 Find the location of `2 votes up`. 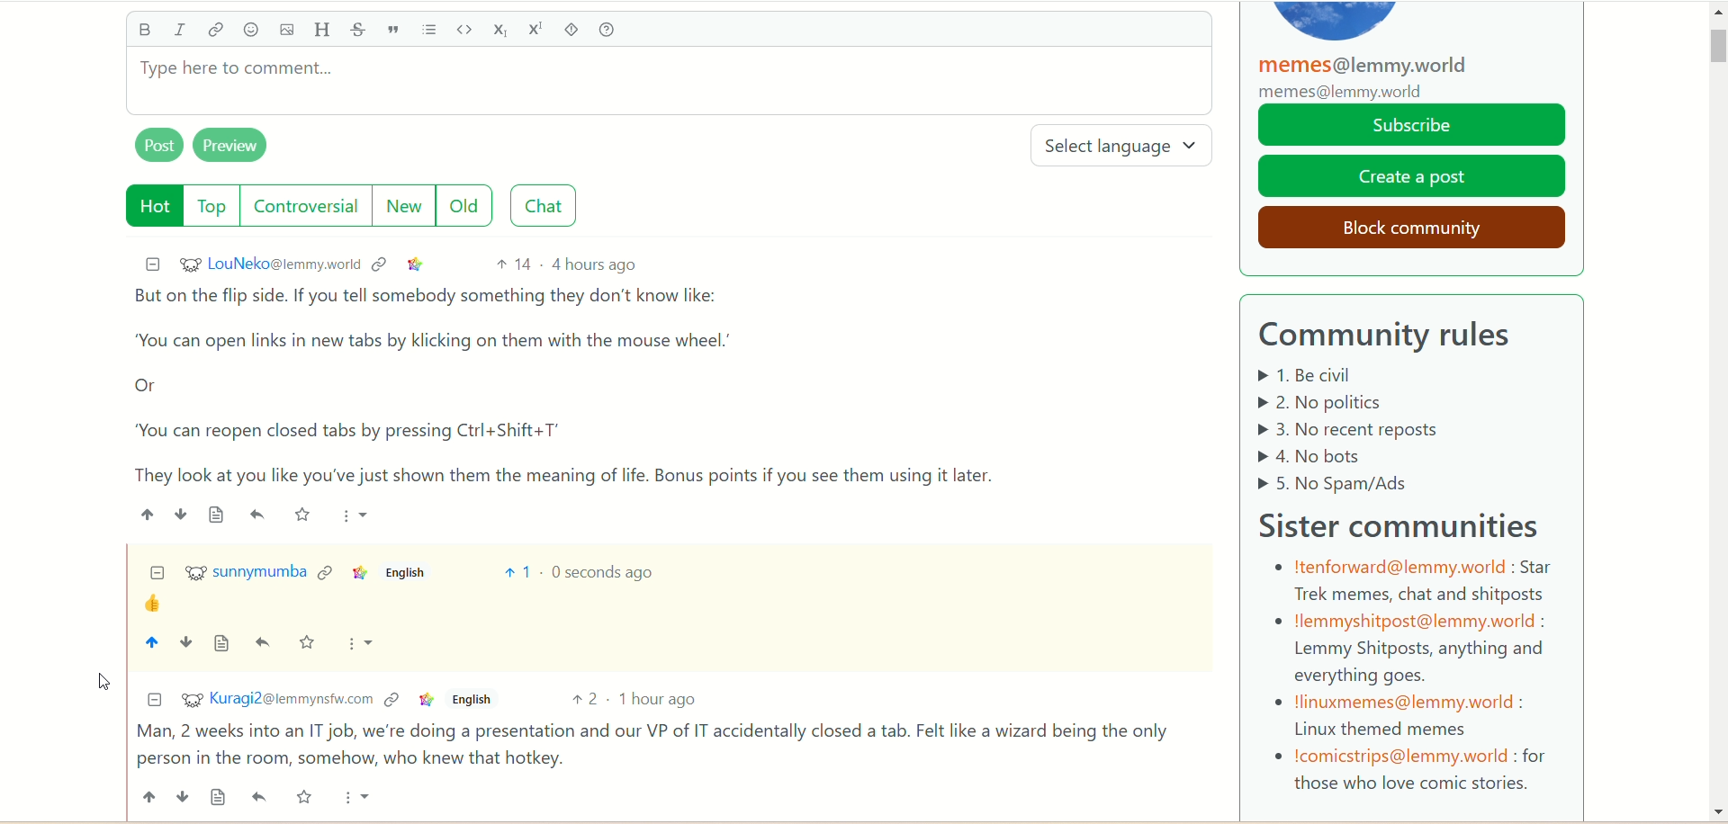

2 votes up is located at coordinates (586, 703).